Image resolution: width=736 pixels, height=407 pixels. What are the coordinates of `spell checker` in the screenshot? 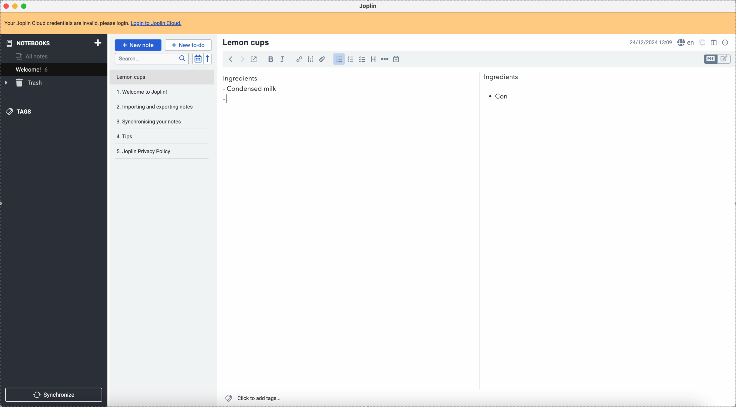 It's located at (687, 42).